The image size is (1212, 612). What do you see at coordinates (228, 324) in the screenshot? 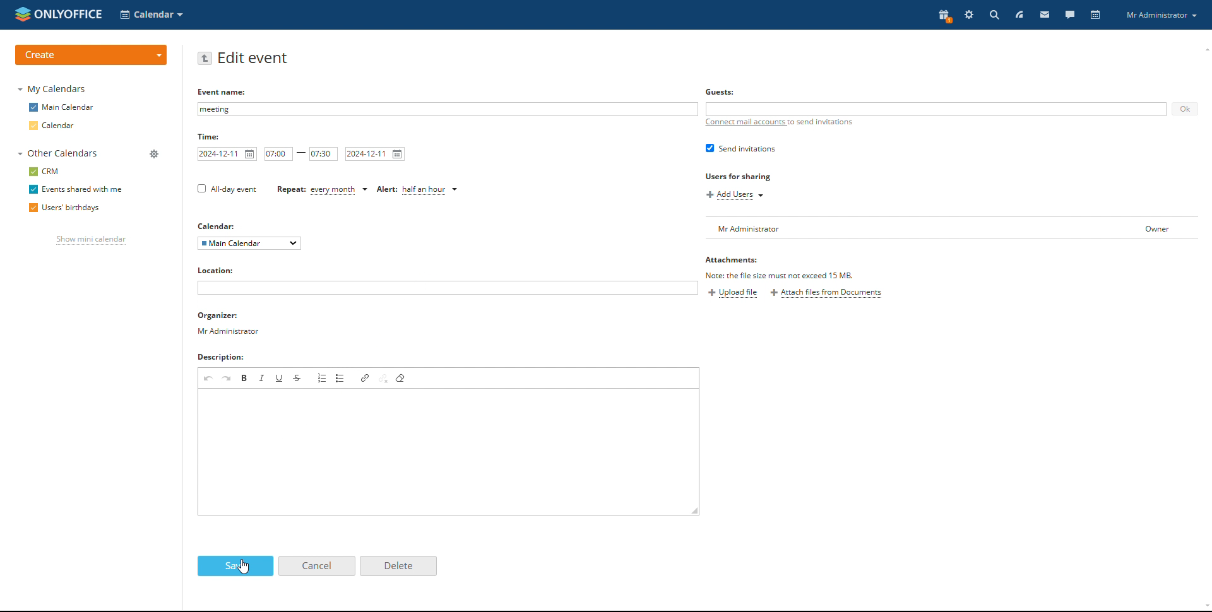
I see `organizer` at bounding box center [228, 324].